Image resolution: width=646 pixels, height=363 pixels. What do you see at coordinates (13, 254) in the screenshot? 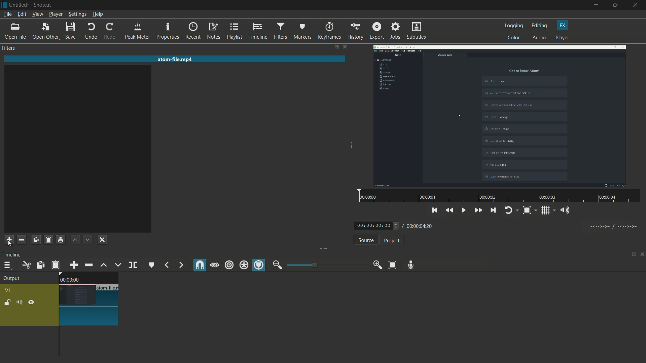
I see `timeline` at bounding box center [13, 254].